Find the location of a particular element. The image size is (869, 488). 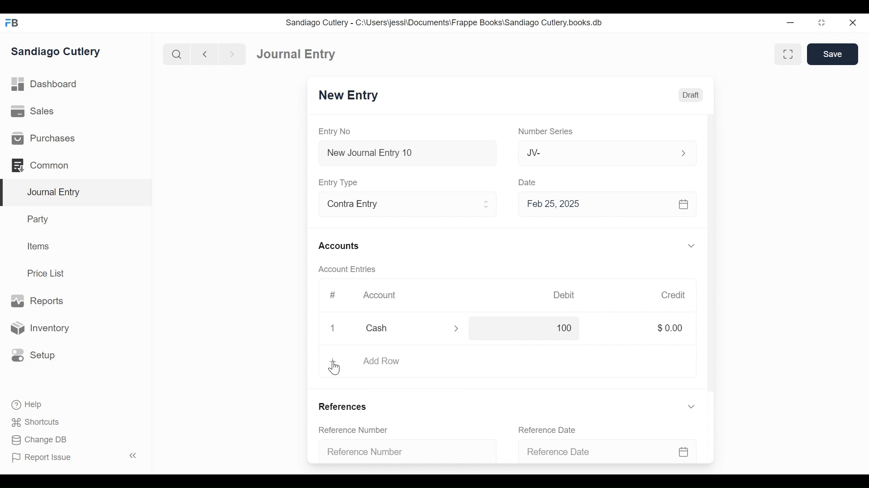

Account Entries is located at coordinates (351, 269).